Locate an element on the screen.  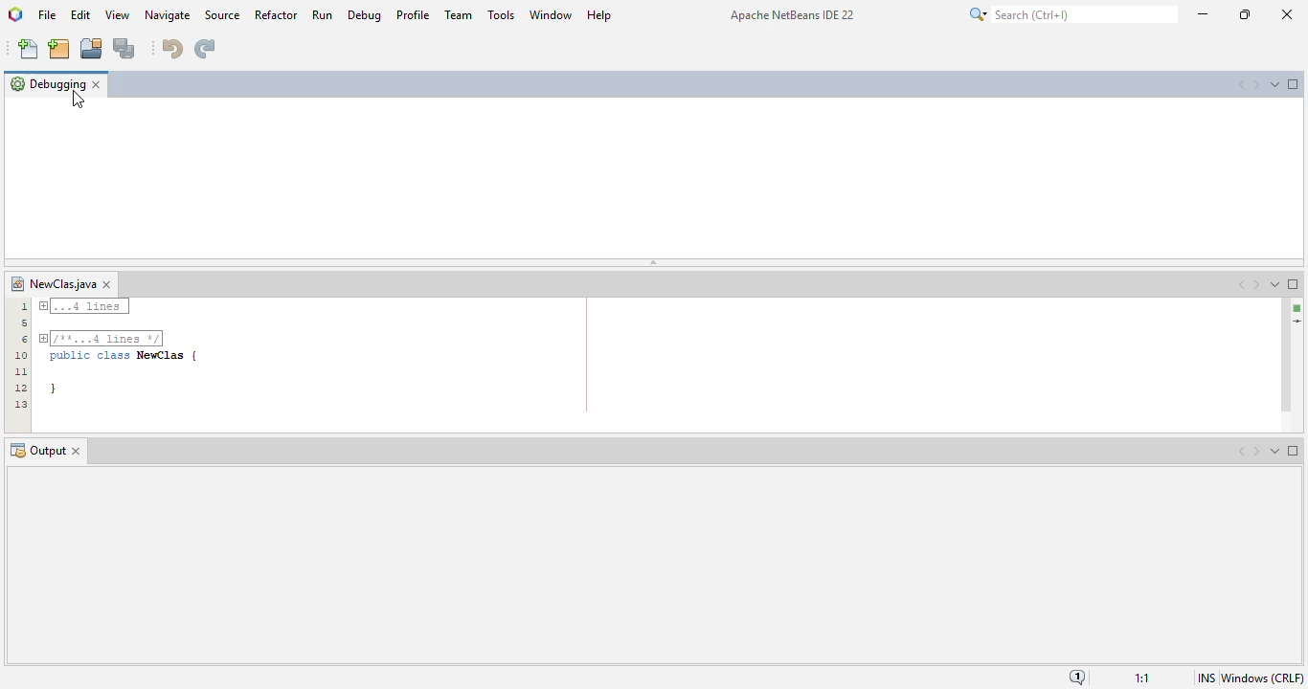
scroll documents right is located at coordinates (1255, 451).